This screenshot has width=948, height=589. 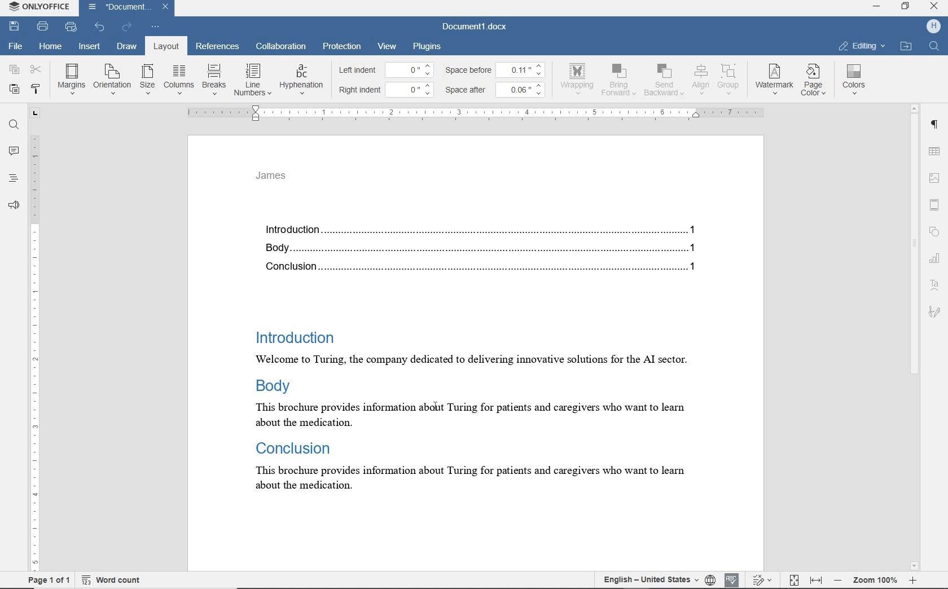 I want to click on document name, so click(x=118, y=7).